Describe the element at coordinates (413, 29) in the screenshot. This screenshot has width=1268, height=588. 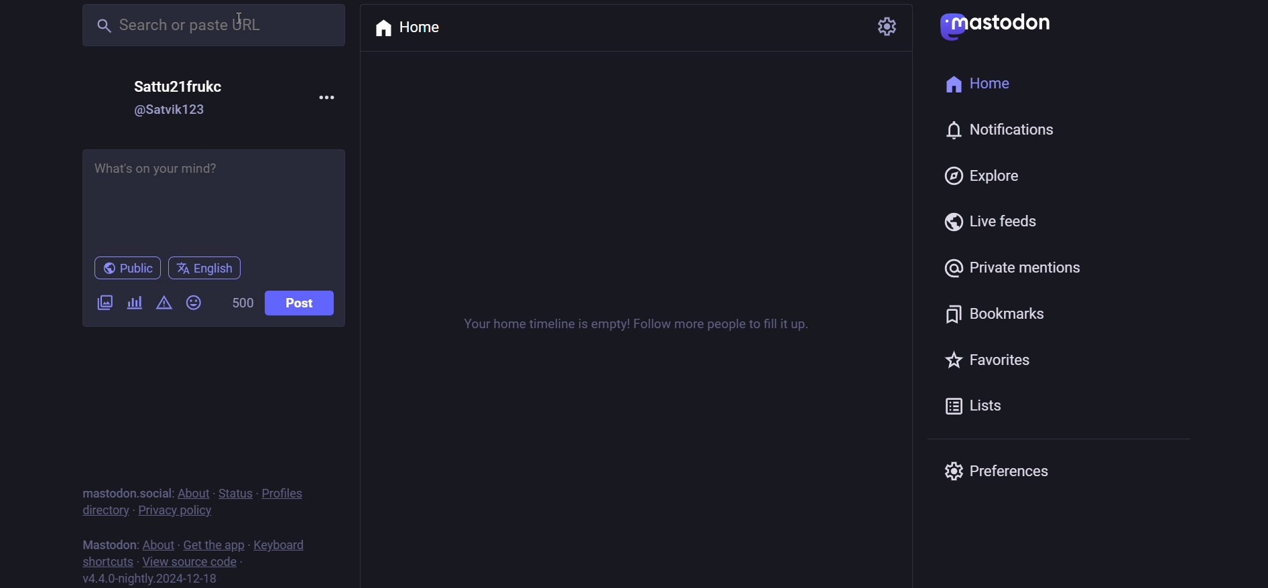
I see `home` at that location.